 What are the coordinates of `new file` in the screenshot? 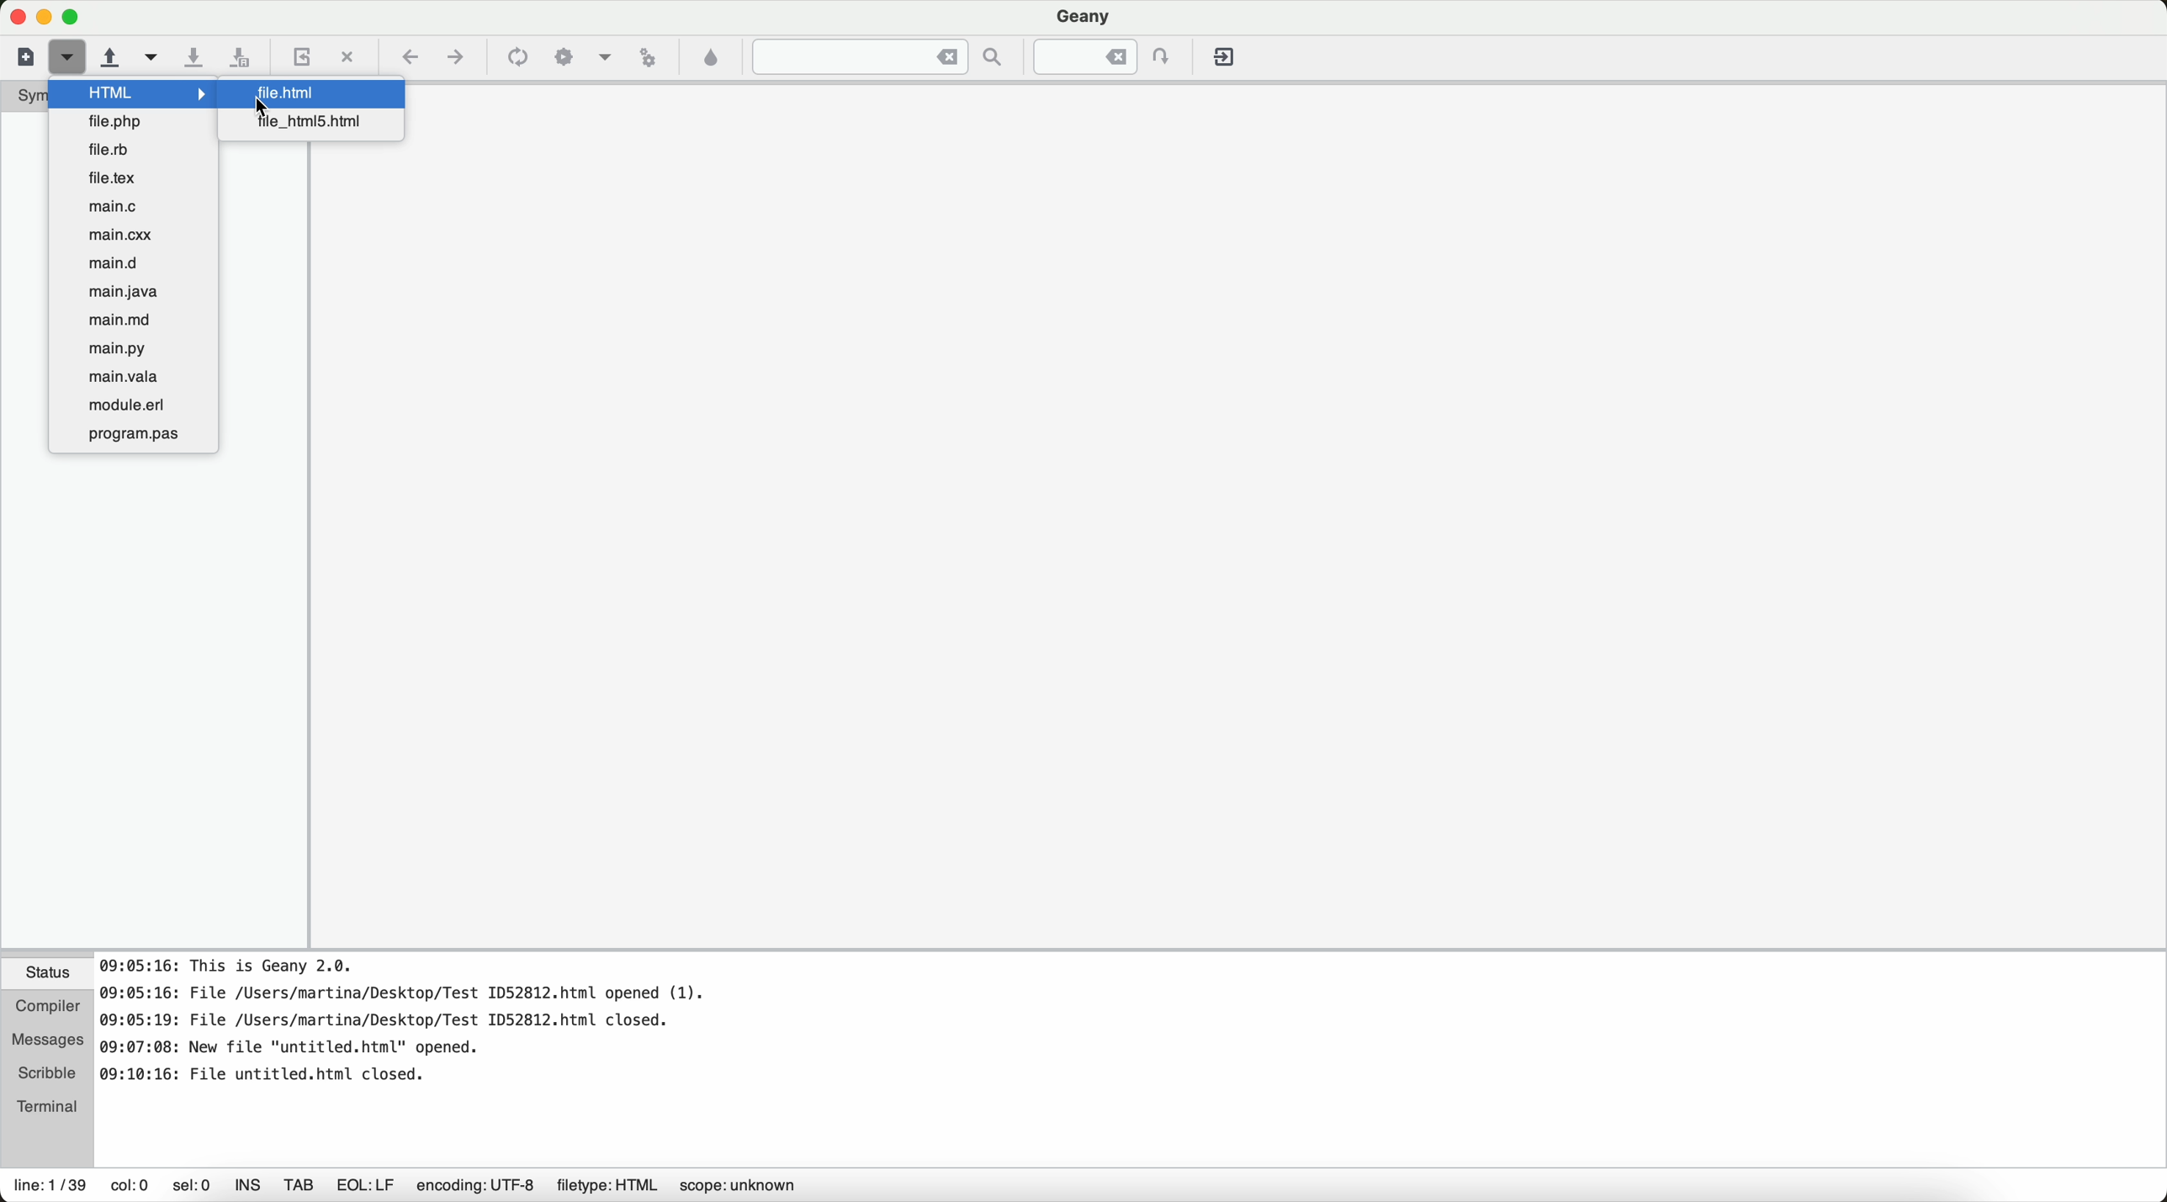 It's located at (23, 56).